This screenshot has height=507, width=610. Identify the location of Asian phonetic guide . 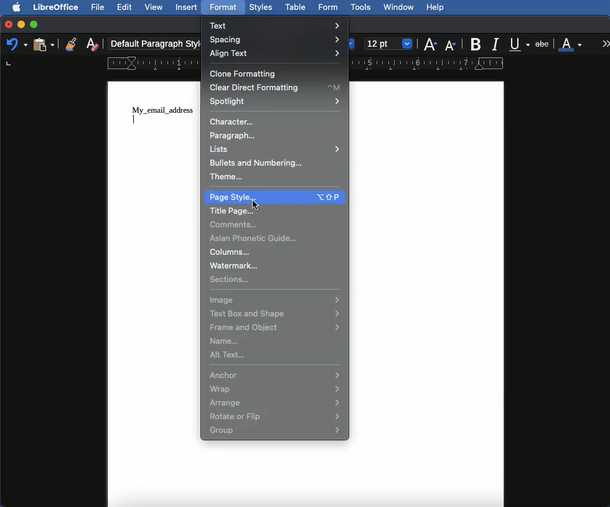
(256, 238).